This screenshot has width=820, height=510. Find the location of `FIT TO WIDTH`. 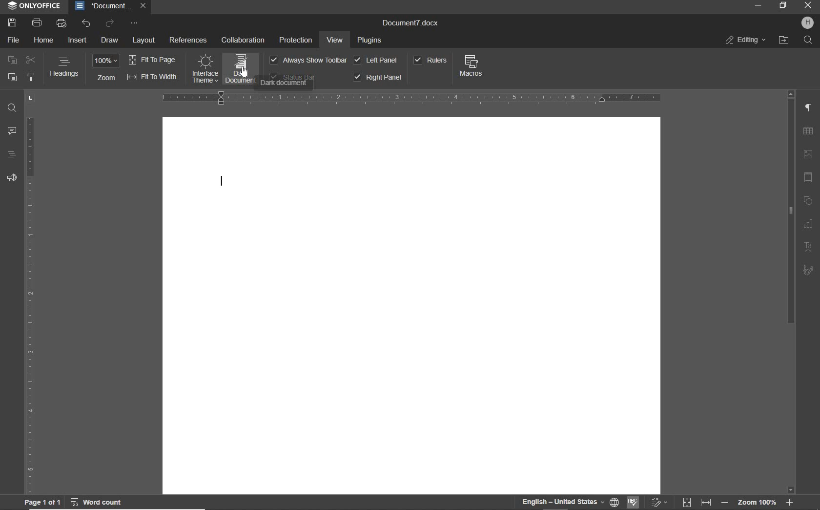

FIT TO WIDTH is located at coordinates (706, 501).